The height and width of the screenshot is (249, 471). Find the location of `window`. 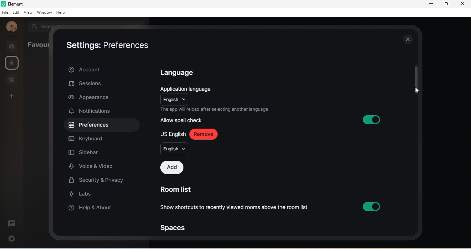

window is located at coordinates (44, 13).